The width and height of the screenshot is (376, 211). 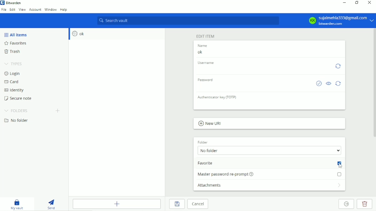 I want to click on Delete, so click(x=365, y=204).